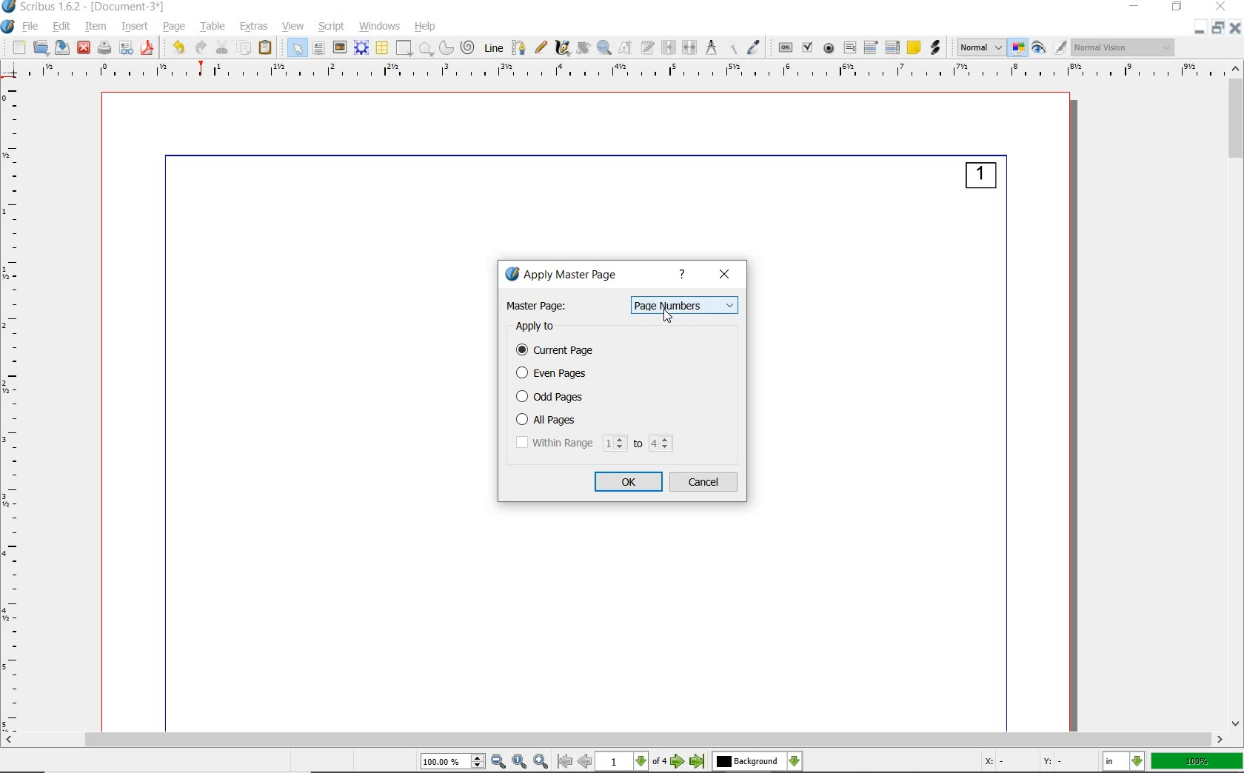 This screenshot has width=1244, height=773. What do you see at coordinates (404, 48) in the screenshot?
I see `shape` at bounding box center [404, 48].